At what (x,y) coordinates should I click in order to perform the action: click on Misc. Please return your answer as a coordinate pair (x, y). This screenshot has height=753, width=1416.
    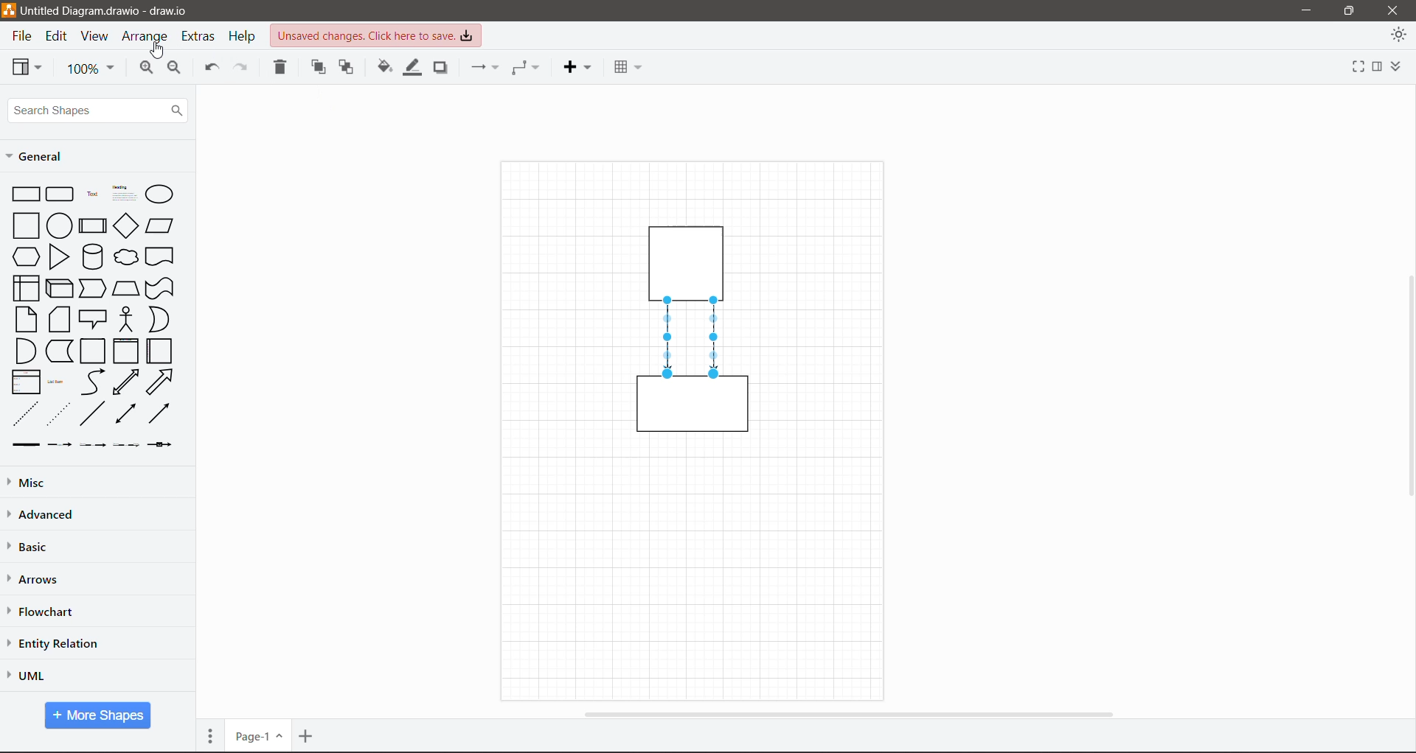
    Looking at the image, I should click on (60, 482).